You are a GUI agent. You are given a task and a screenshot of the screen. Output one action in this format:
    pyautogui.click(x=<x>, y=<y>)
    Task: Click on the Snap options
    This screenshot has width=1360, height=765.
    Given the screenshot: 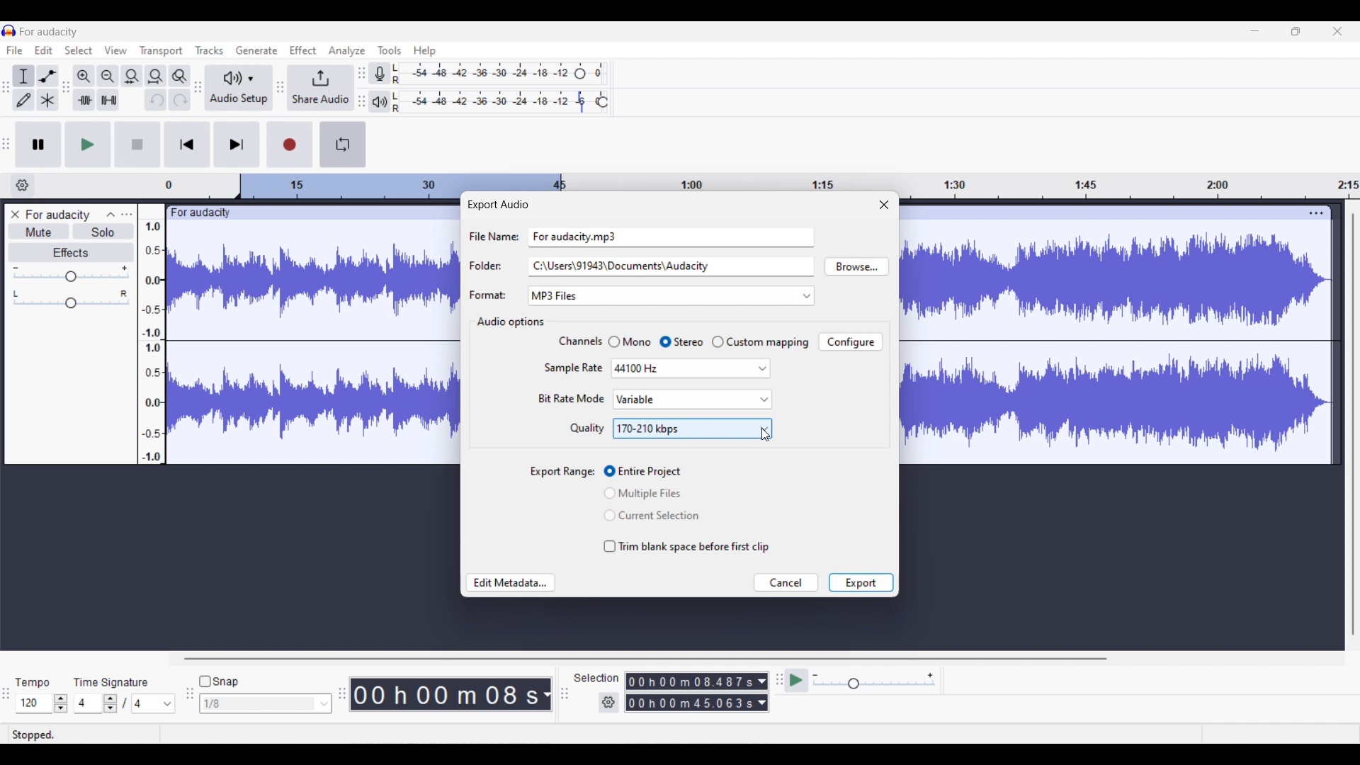 What is the action you would take?
    pyautogui.click(x=266, y=703)
    